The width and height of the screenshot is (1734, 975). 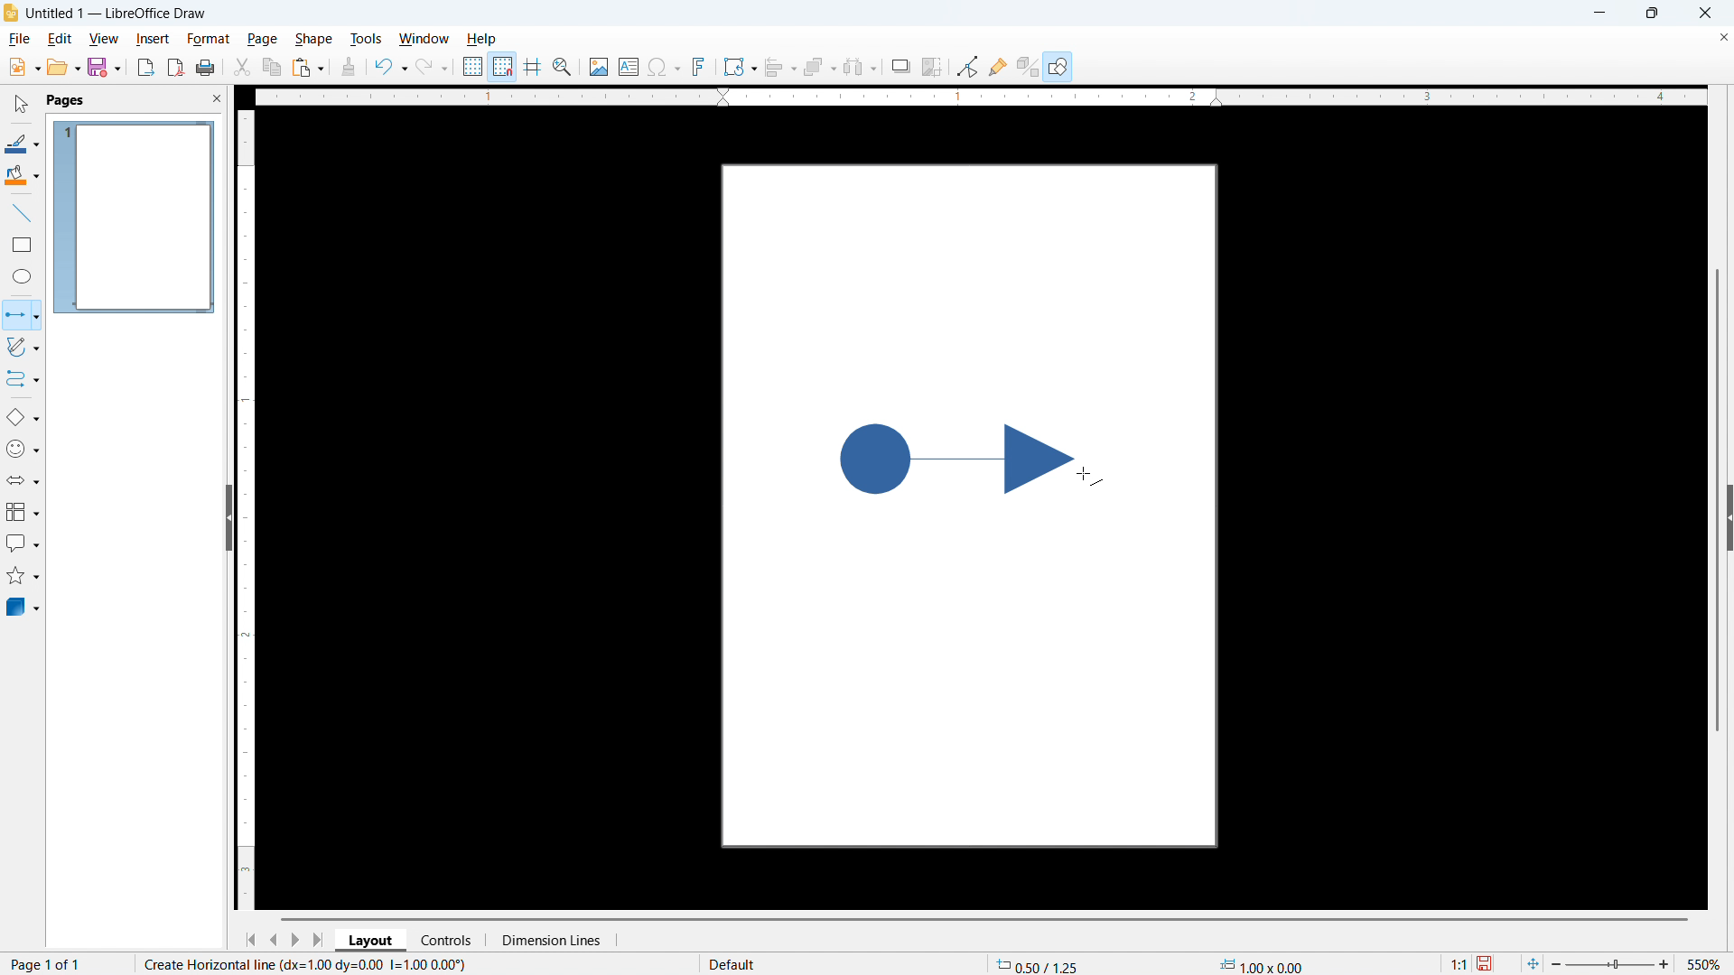 What do you see at coordinates (23, 275) in the screenshot?
I see `Ellipse ` at bounding box center [23, 275].